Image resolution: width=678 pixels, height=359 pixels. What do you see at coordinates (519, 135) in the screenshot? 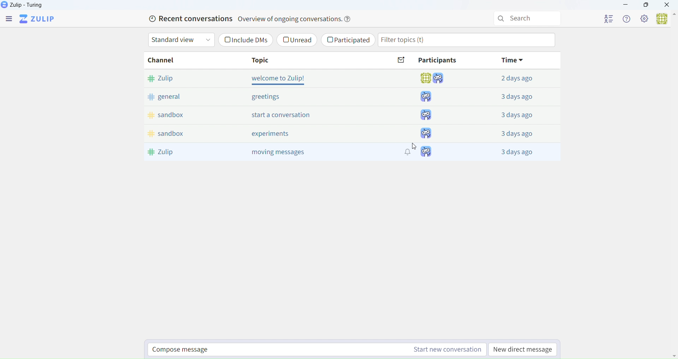
I see `3days ago` at bounding box center [519, 135].